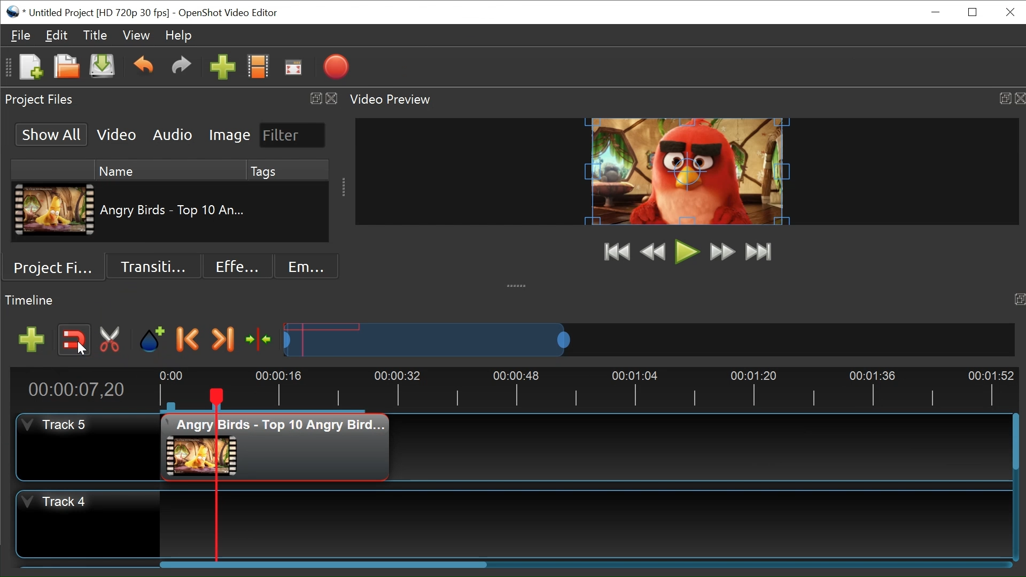 The width and height of the screenshot is (1026, 577). Describe the element at coordinates (760, 252) in the screenshot. I see `Jump to End` at that location.